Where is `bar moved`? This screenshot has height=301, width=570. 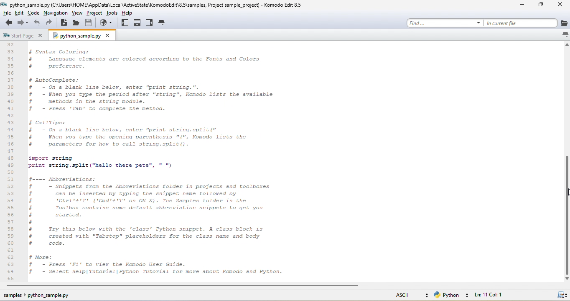 bar moved is located at coordinates (566, 215).